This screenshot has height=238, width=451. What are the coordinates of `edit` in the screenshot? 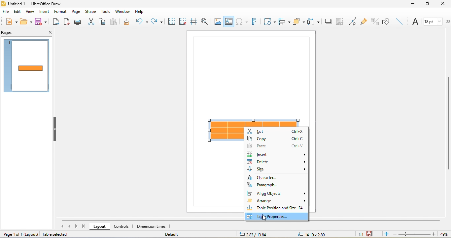 It's located at (17, 11).